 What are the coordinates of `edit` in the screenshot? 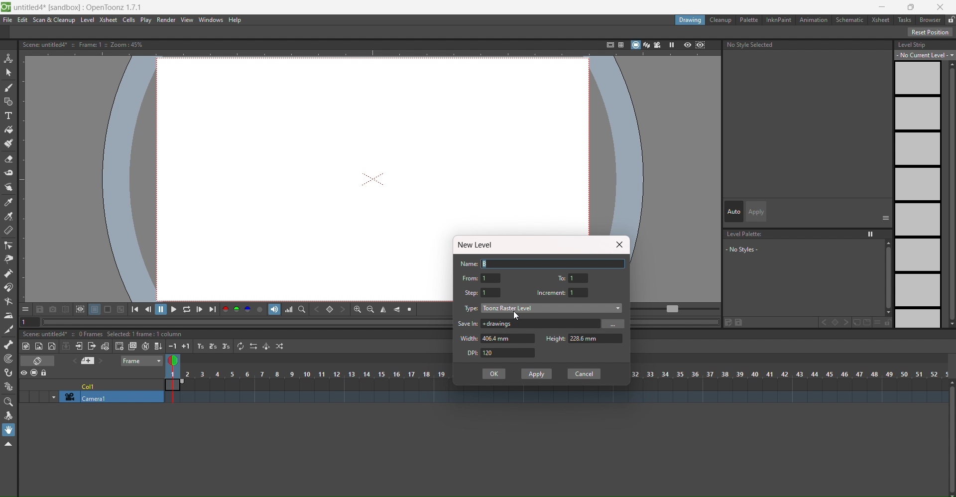 It's located at (734, 322).